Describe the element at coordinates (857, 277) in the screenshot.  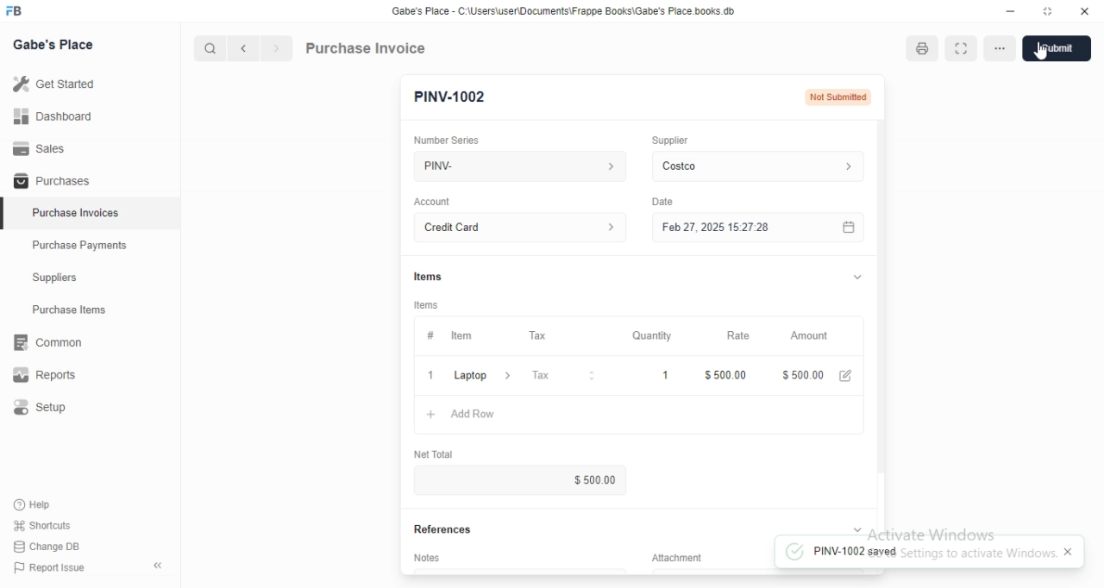
I see `Collapse` at that location.